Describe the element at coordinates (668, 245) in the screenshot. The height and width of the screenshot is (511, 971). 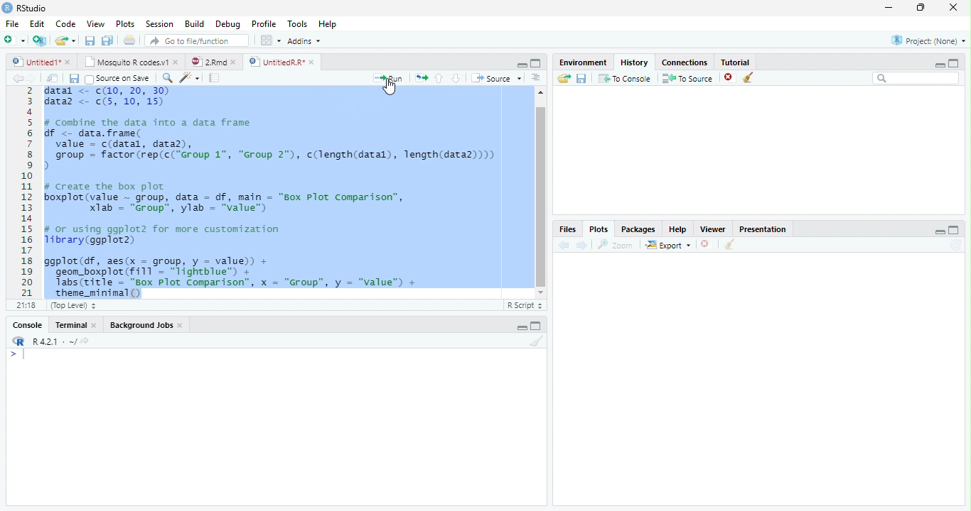
I see `Export` at that location.